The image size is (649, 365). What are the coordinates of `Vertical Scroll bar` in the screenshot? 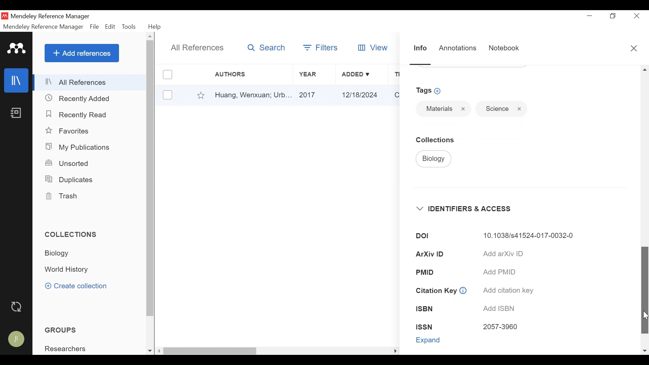 It's located at (151, 179).